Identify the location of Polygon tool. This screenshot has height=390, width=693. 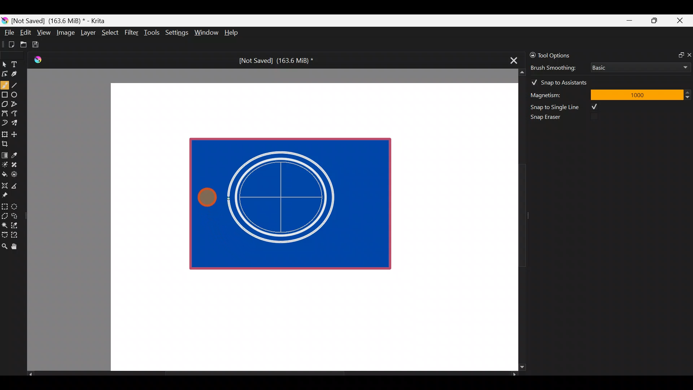
(4, 104).